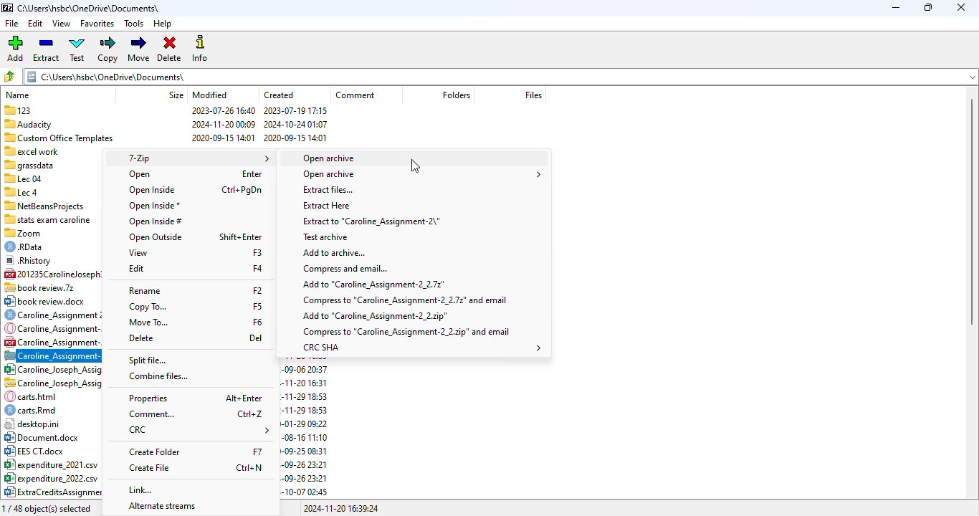  Describe the element at coordinates (148, 322) in the screenshot. I see `move to` at that location.